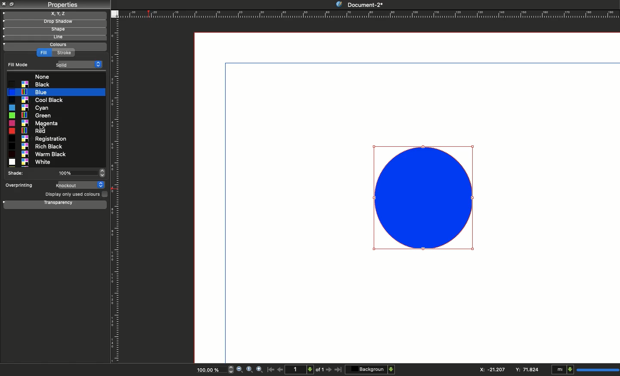 The height and width of the screenshot is (376, 620). What do you see at coordinates (38, 146) in the screenshot?
I see `Rich black` at bounding box center [38, 146].